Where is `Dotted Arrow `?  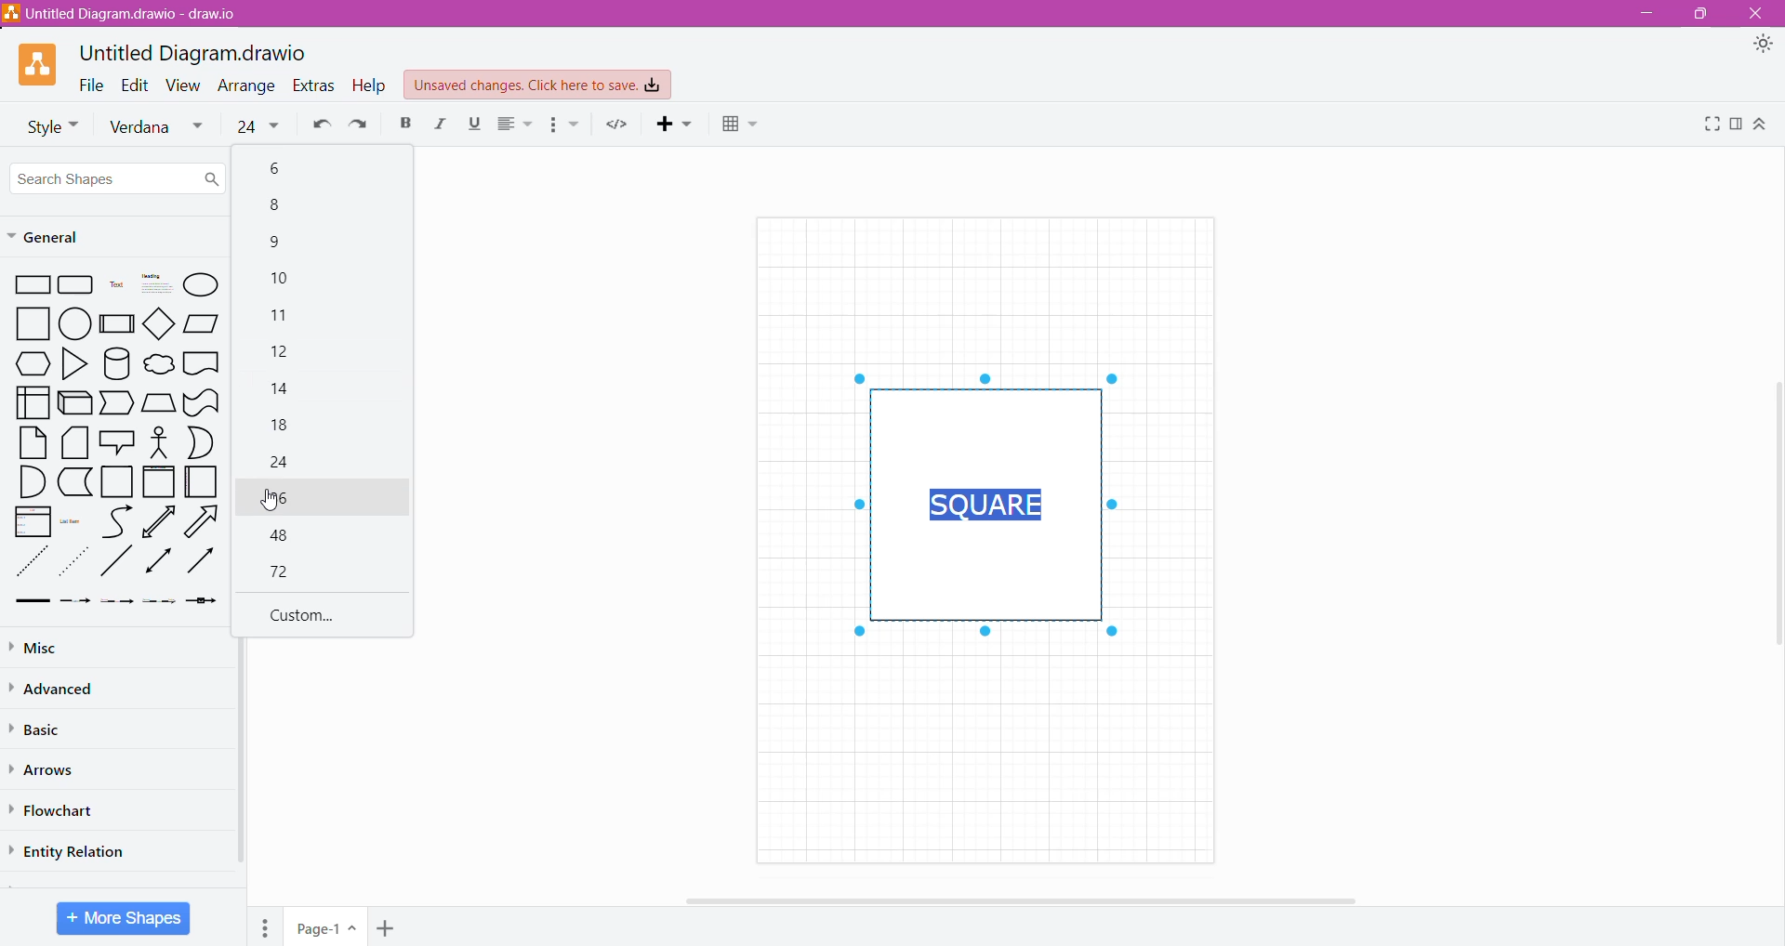 Dotted Arrow  is located at coordinates (75, 563).